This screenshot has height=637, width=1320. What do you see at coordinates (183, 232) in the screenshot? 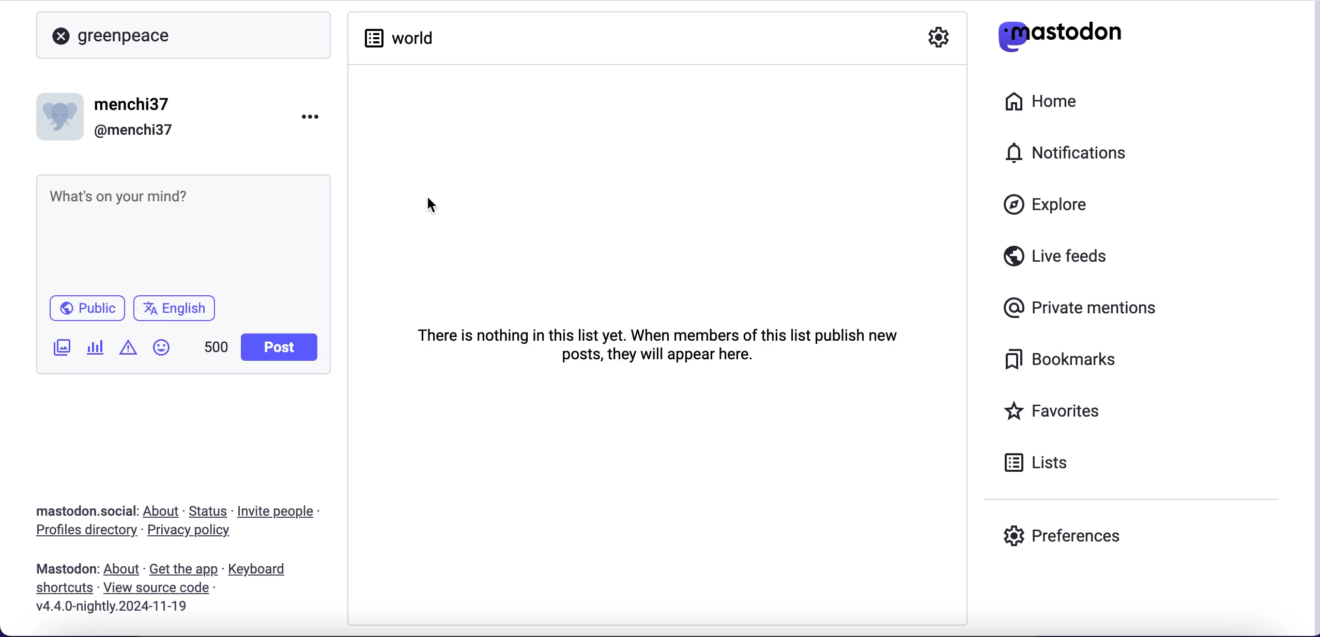
I see `post what's n your mind` at bounding box center [183, 232].